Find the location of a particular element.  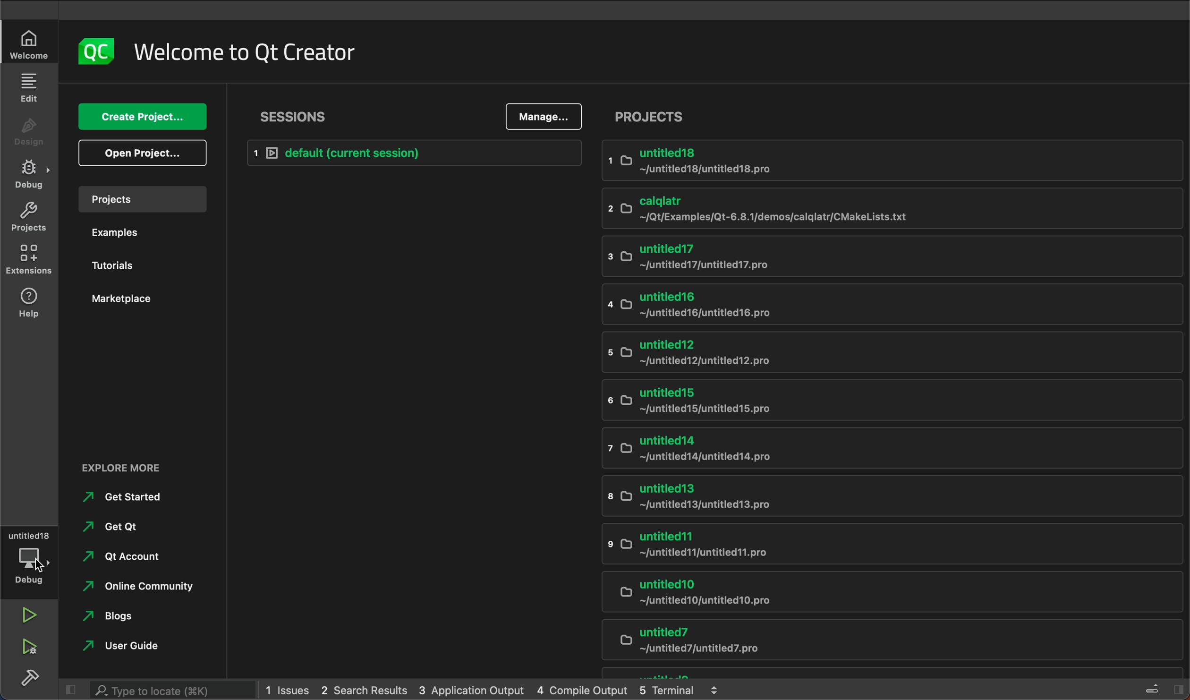

untitled7 is located at coordinates (877, 642).